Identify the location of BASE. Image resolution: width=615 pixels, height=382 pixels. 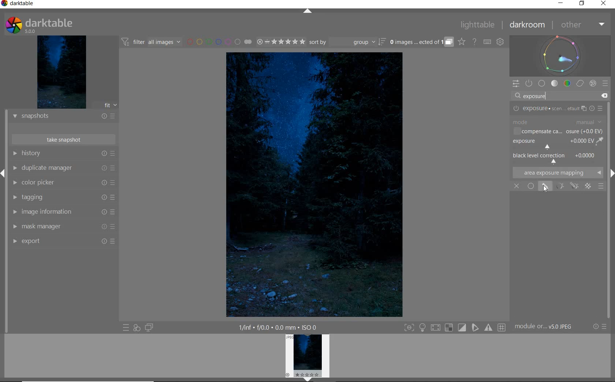
(542, 83).